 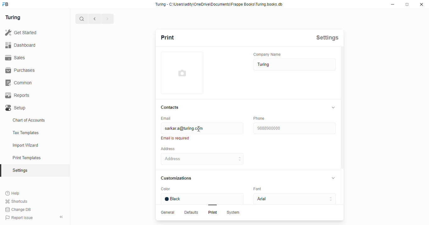 What do you see at coordinates (261, 189) in the screenshot?
I see `Font` at bounding box center [261, 189].